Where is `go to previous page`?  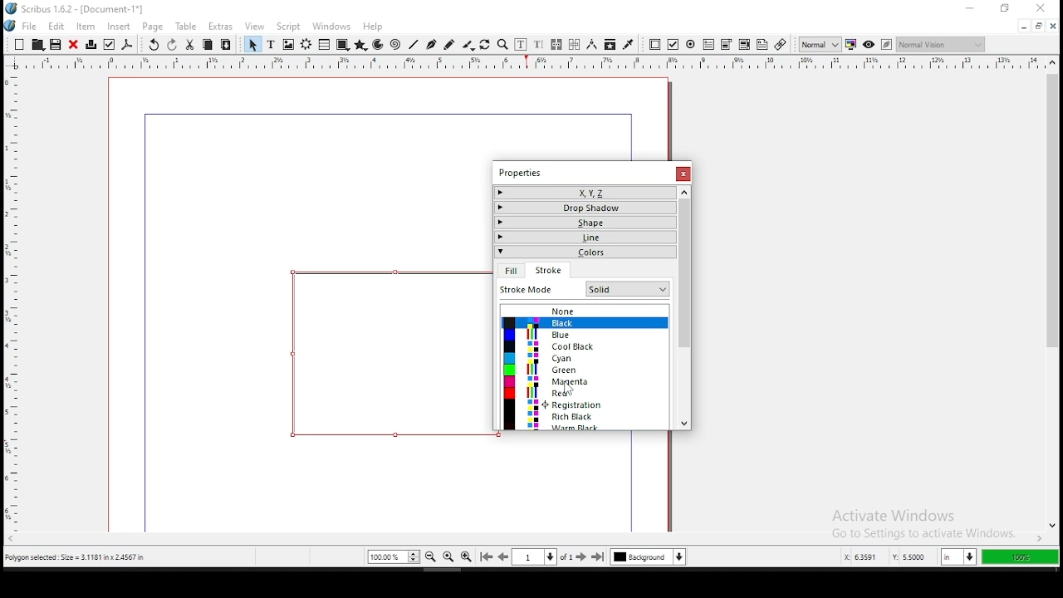
go to previous page is located at coordinates (505, 556).